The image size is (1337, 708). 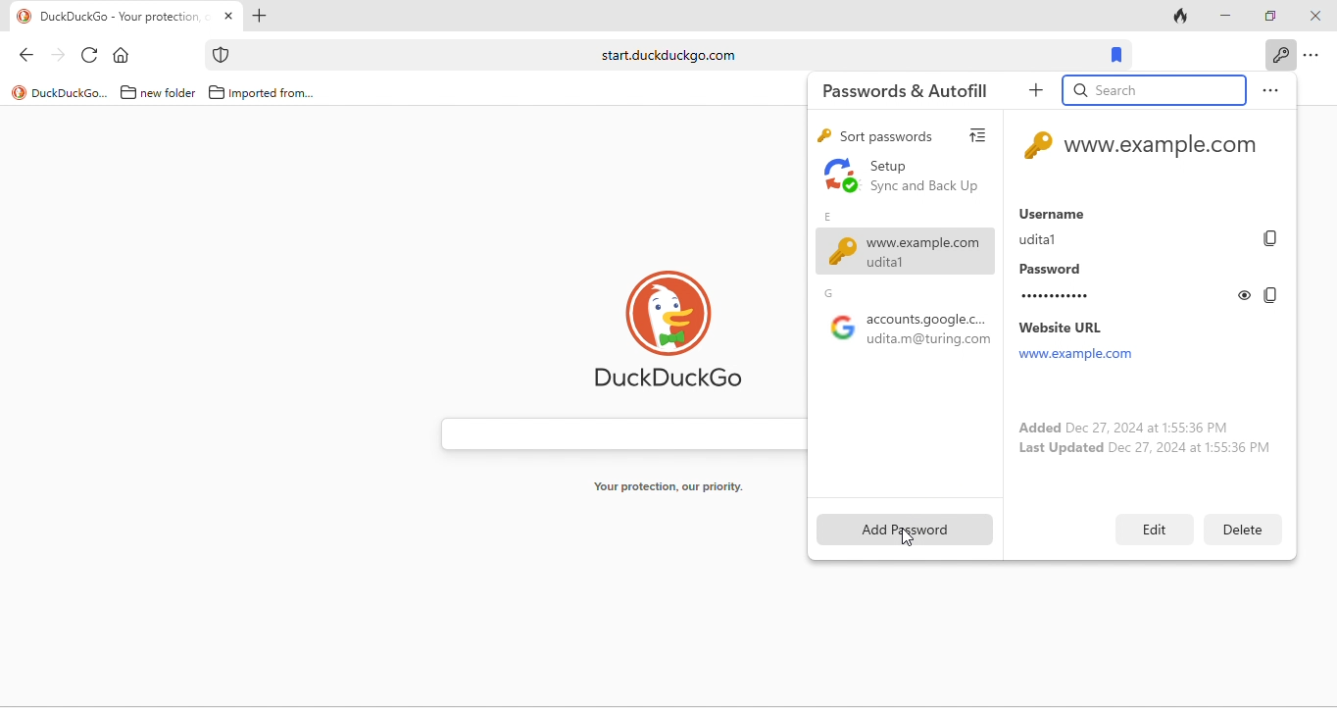 I want to click on view, so click(x=977, y=134).